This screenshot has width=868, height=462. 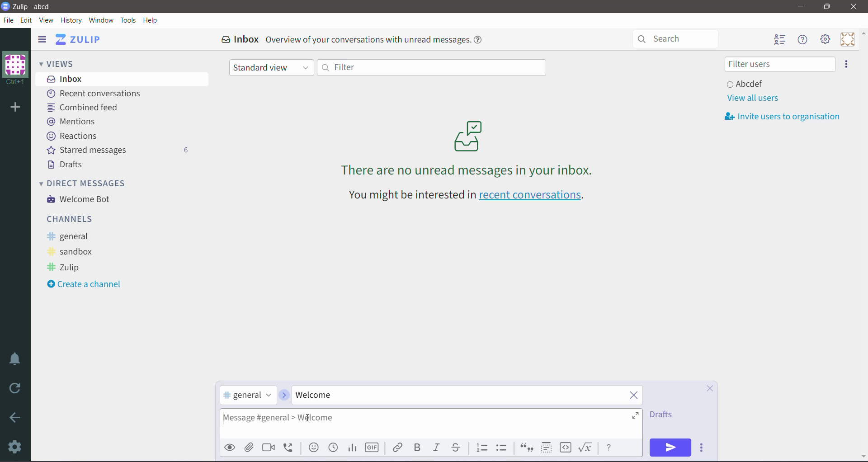 I want to click on Hide left sidebar, so click(x=42, y=39).